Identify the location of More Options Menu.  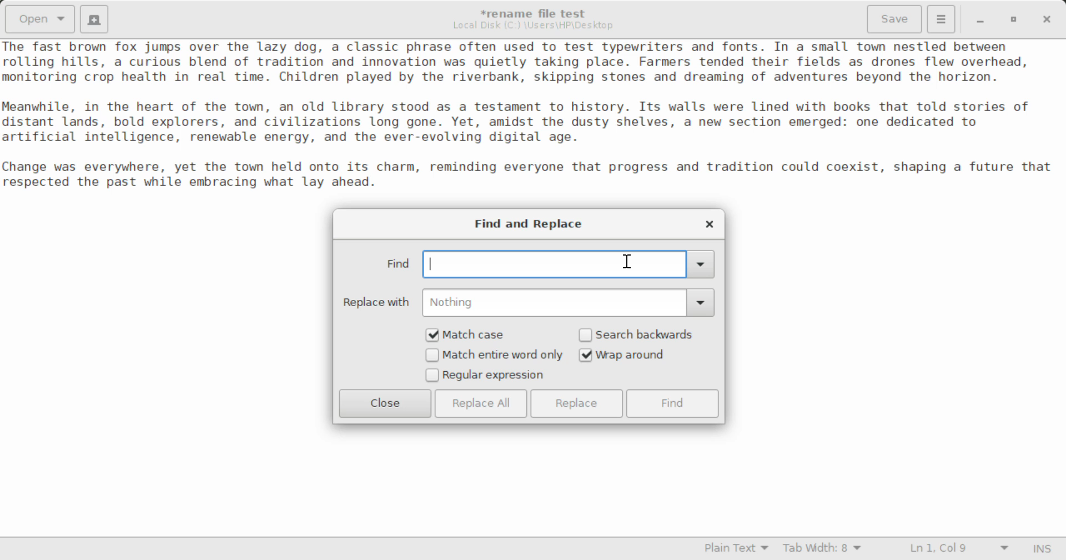
(942, 19).